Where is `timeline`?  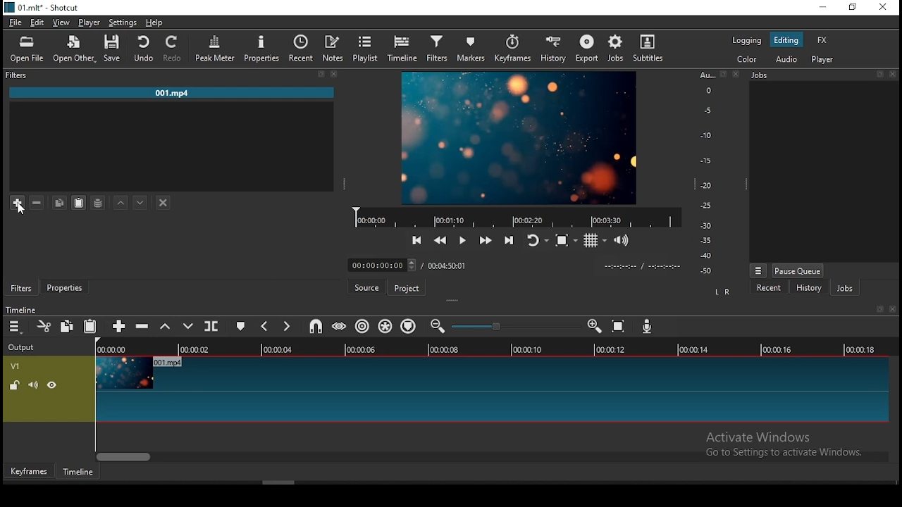 timeline is located at coordinates (402, 48).